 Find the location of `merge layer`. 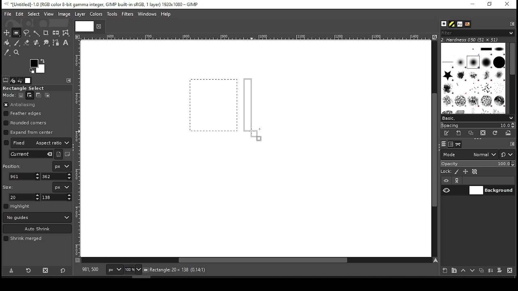

merge layer is located at coordinates (490, 271).